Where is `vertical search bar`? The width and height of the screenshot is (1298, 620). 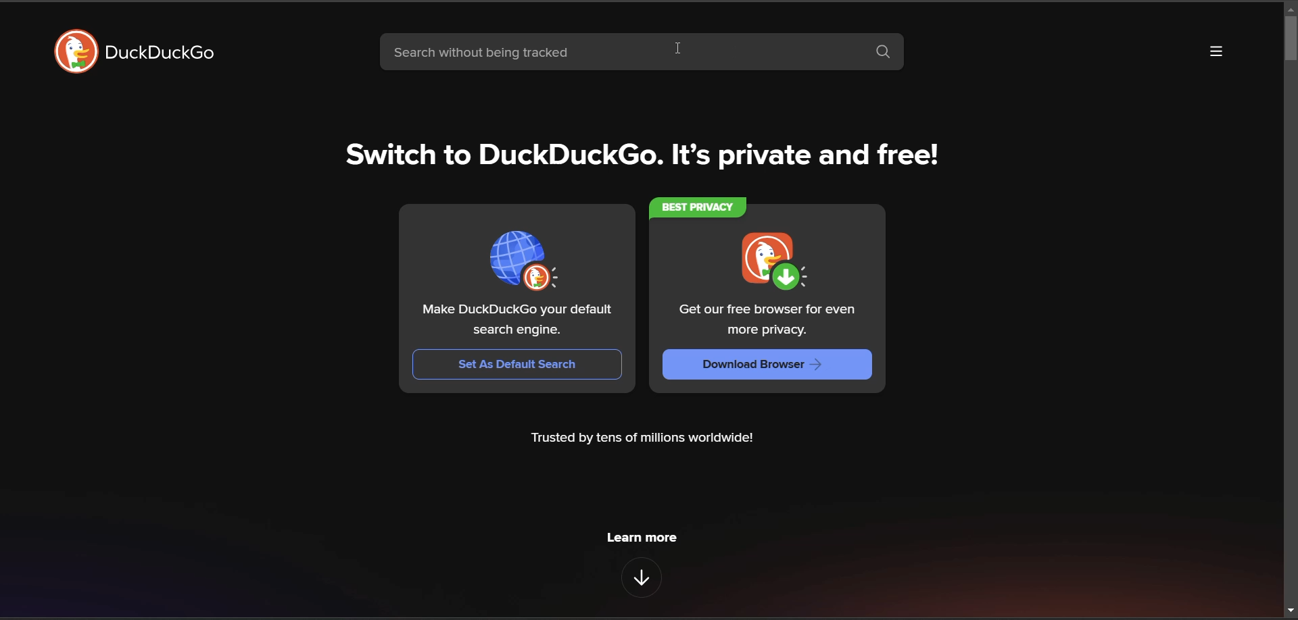 vertical search bar is located at coordinates (1290, 38).